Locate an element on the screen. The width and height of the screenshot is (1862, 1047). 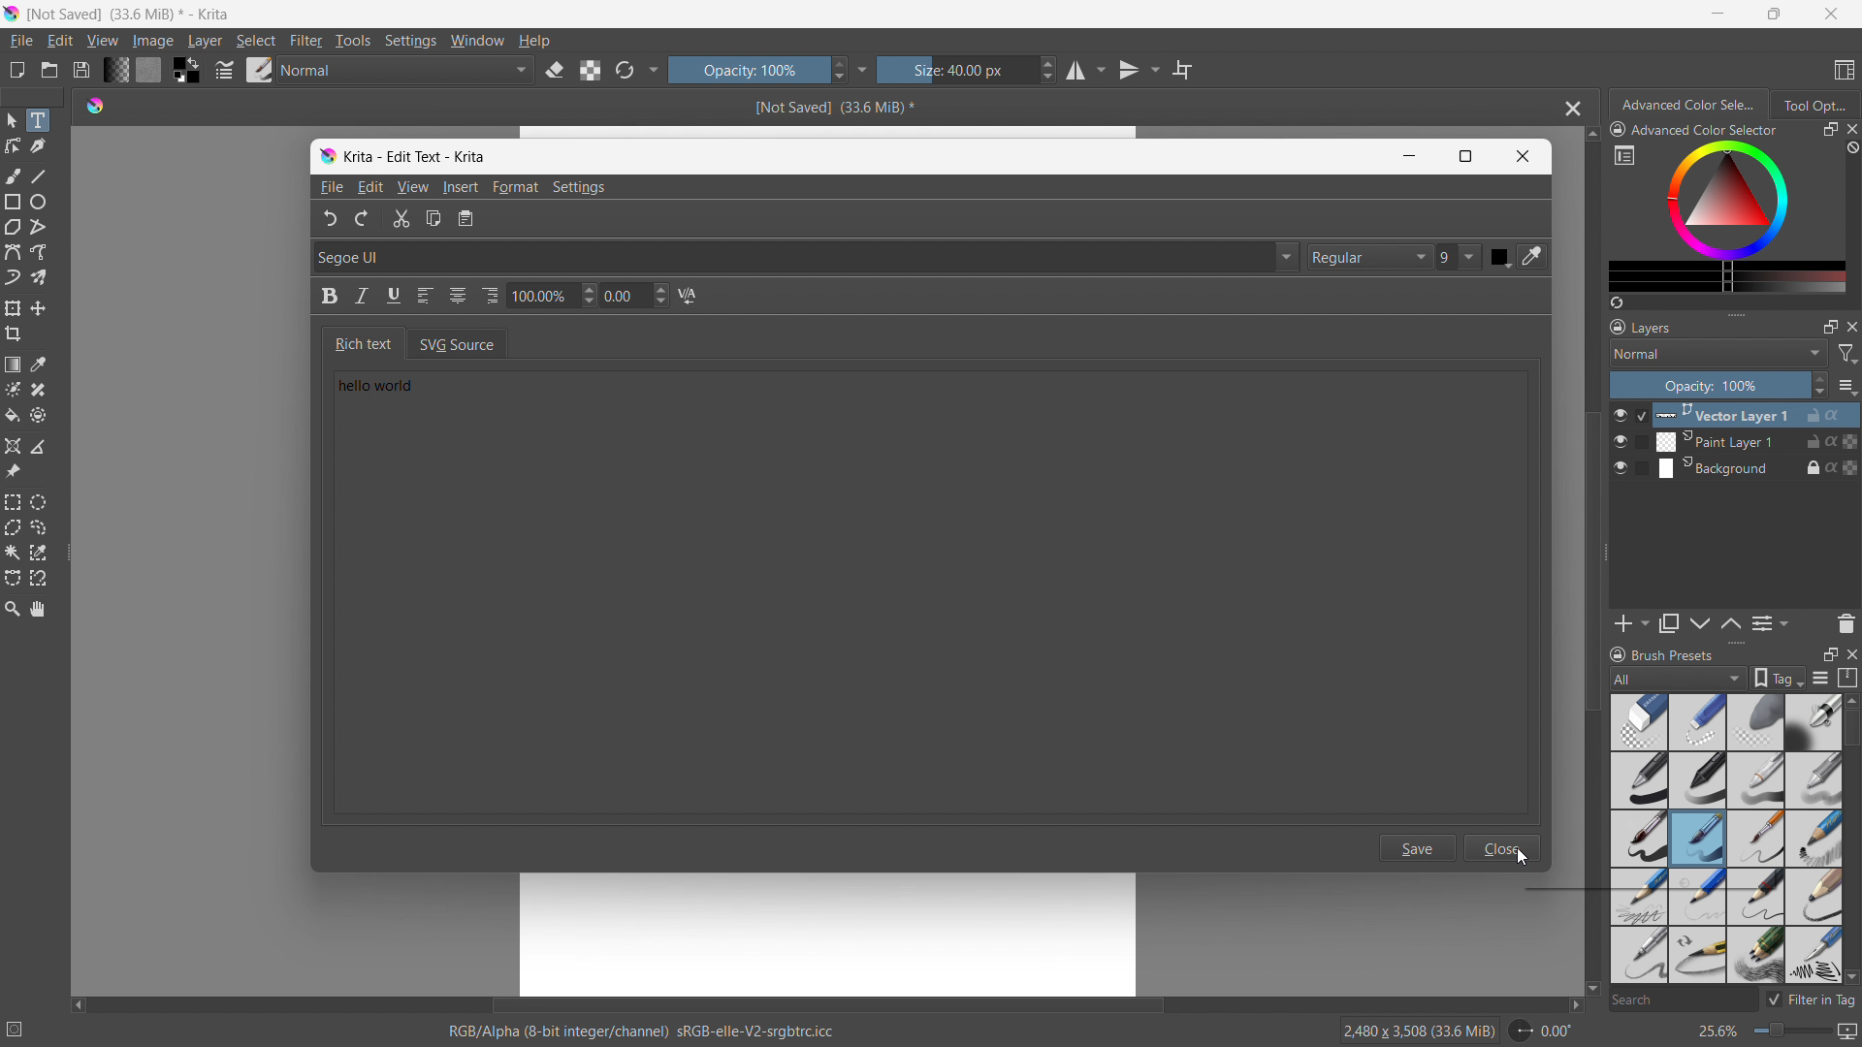
set erasor is located at coordinates (554, 71).